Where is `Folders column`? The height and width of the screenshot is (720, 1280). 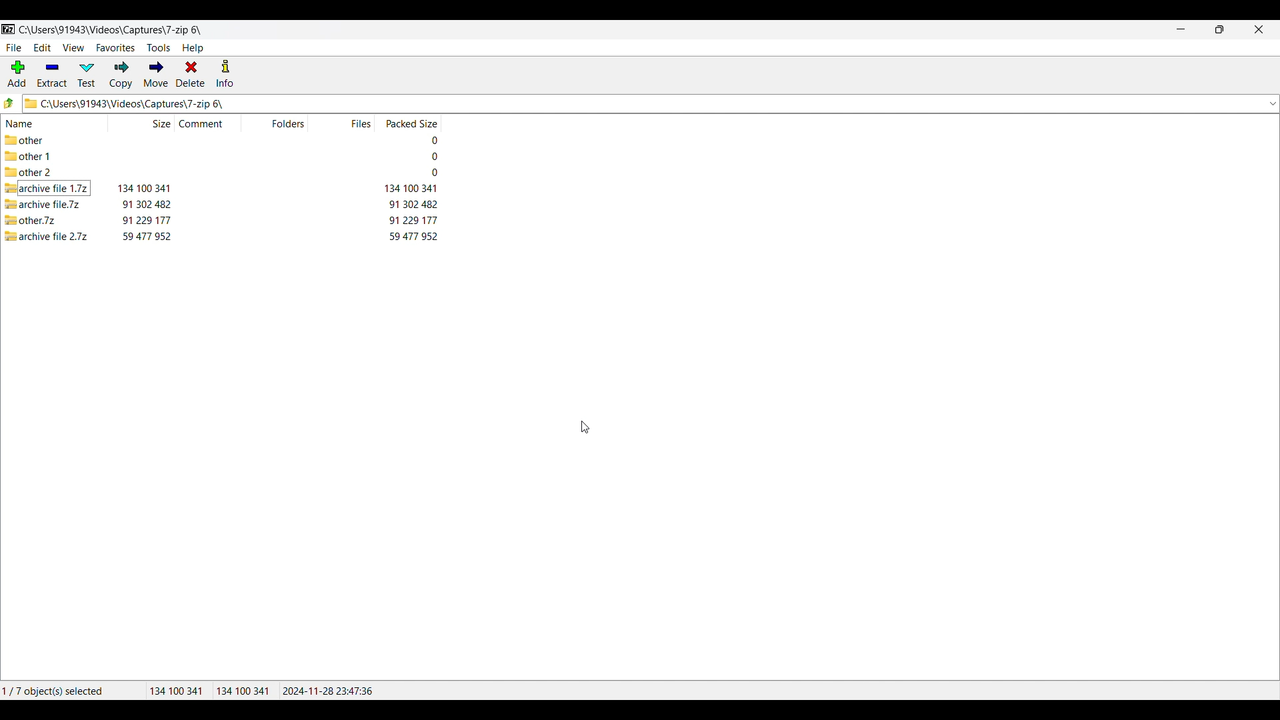
Folders column is located at coordinates (288, 123).